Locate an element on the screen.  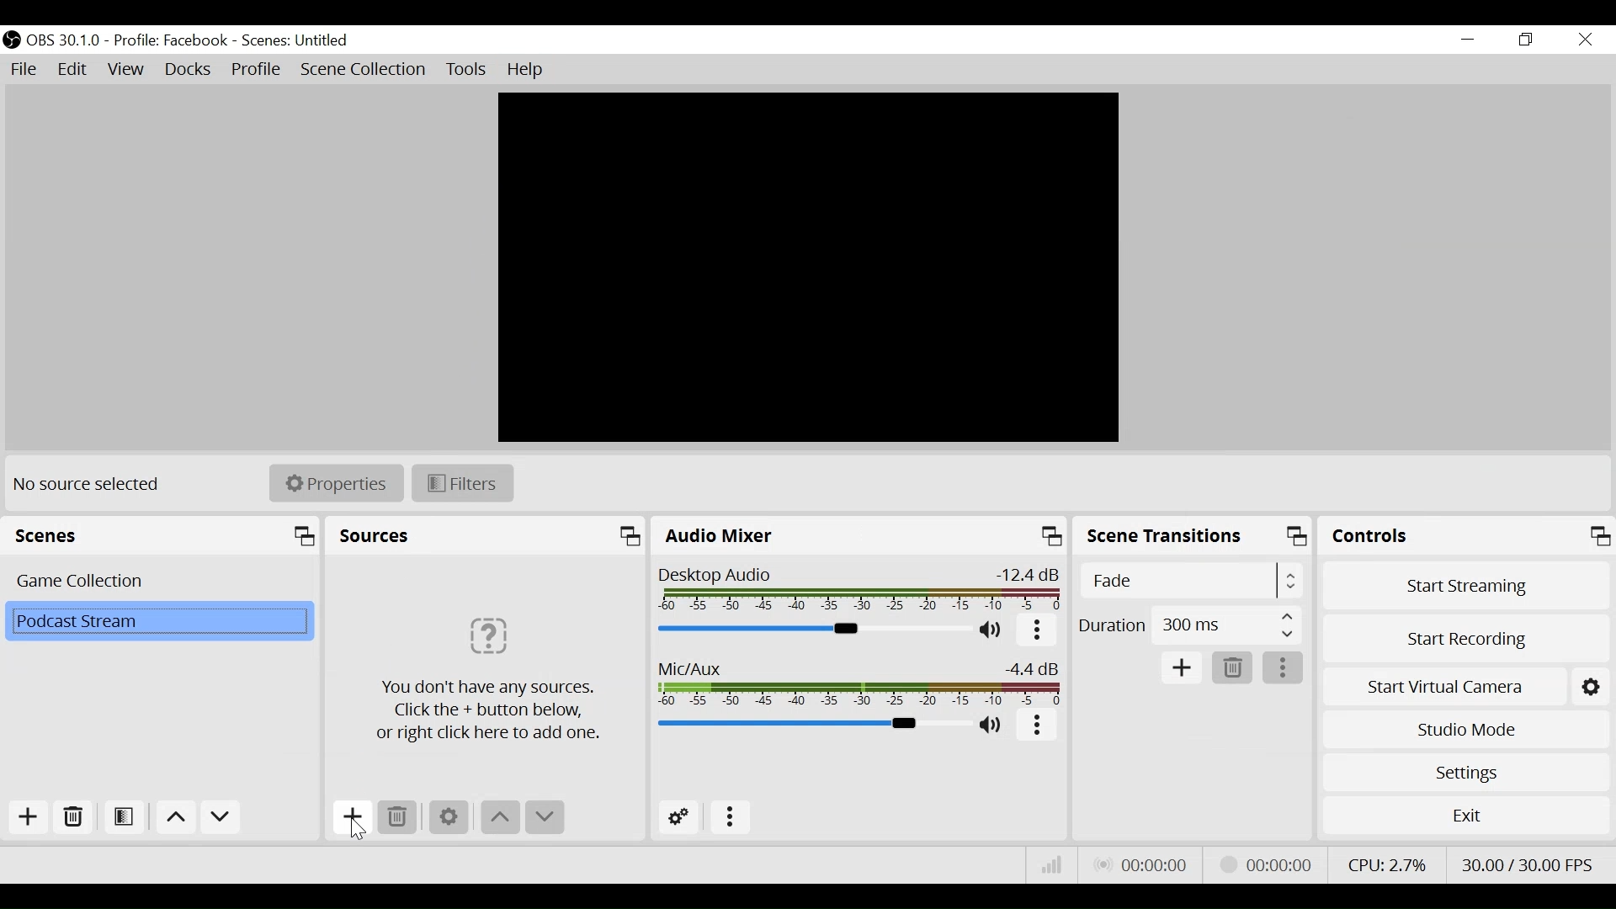
Open Scene Filter is located at coordinates (123, 816).